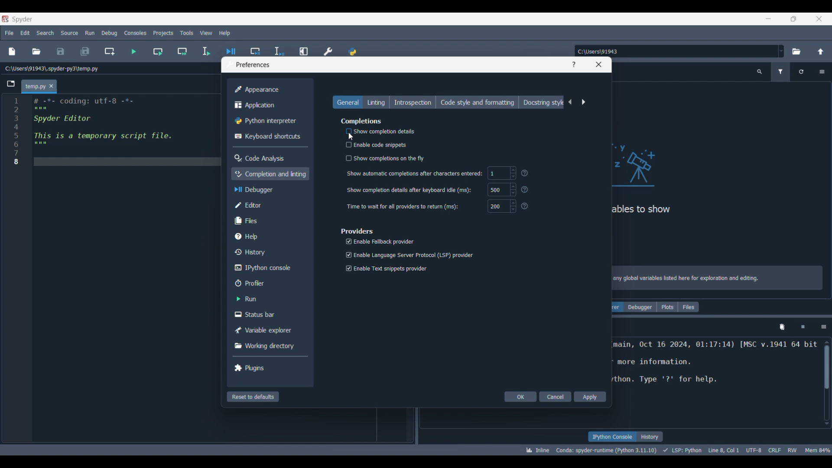  What do you see at coordinates (268, 299) in the screenshot?
I see `Run` at bounding box center [268, 299].